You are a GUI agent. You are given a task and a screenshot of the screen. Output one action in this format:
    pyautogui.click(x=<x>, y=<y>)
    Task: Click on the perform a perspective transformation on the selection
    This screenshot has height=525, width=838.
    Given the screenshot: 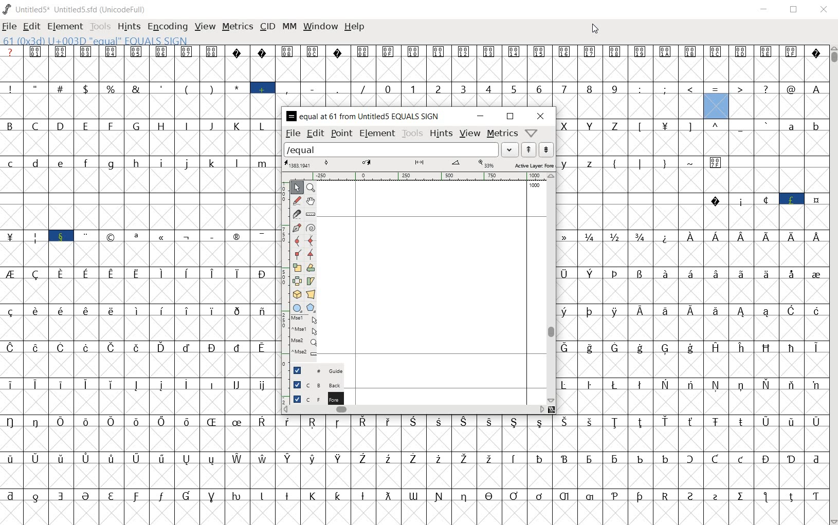 What is the action you would take?
    pyautogui.click(x=310, y=294)
    